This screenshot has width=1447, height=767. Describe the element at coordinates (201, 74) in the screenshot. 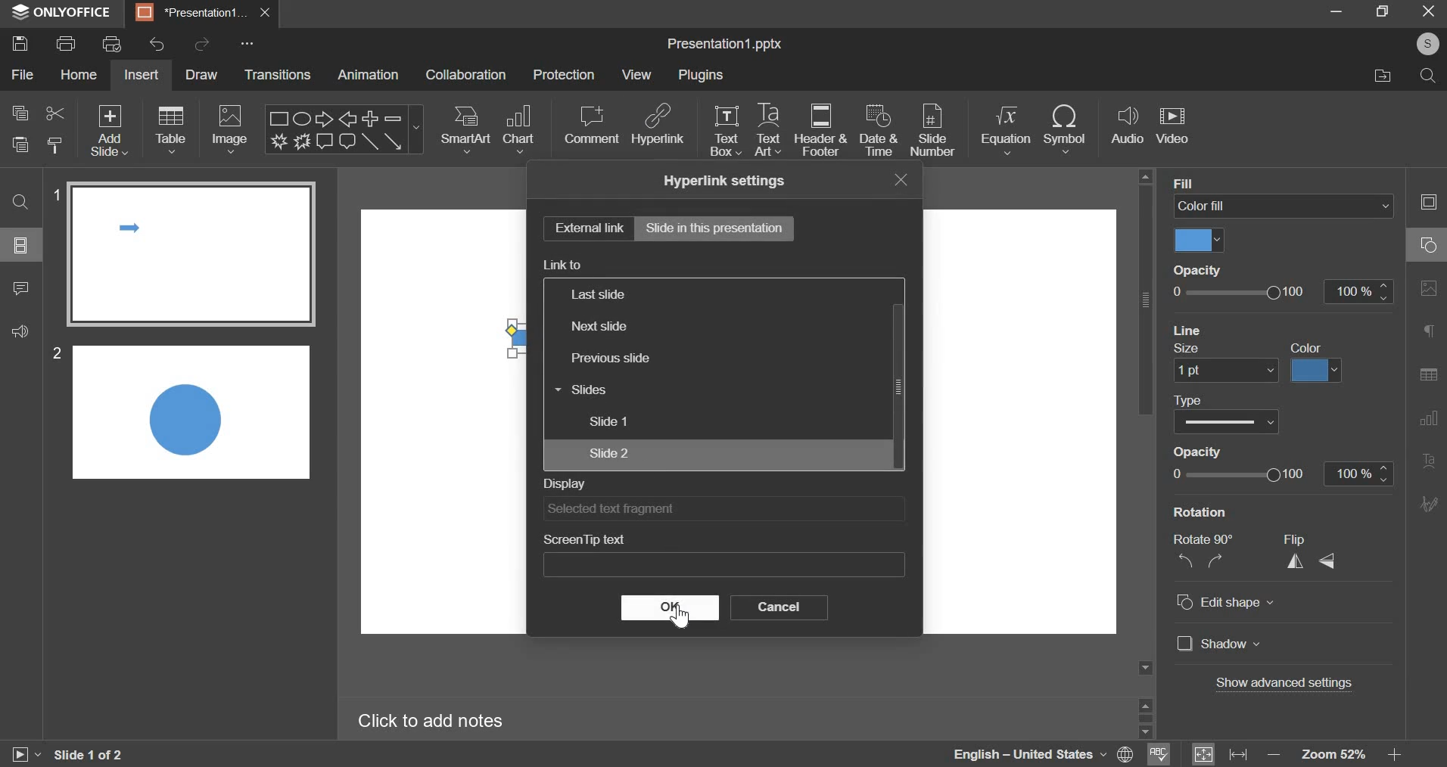

I see `draw` at that location.